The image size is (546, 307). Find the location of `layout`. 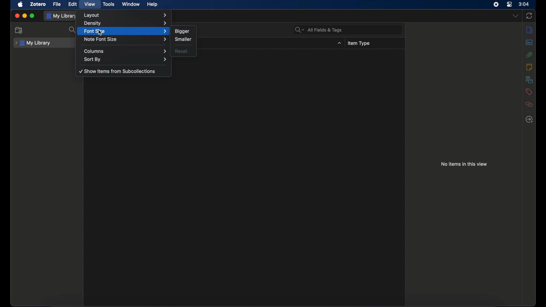

layout is located at coordinates (126, 15).